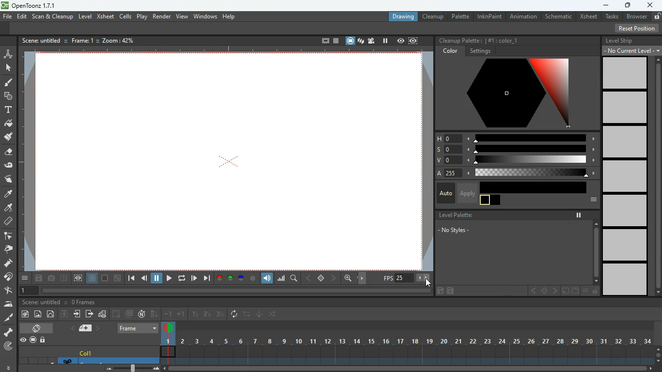  Describe the element at coordinates (322, 278) in the screenshot. I see `center` at that location.